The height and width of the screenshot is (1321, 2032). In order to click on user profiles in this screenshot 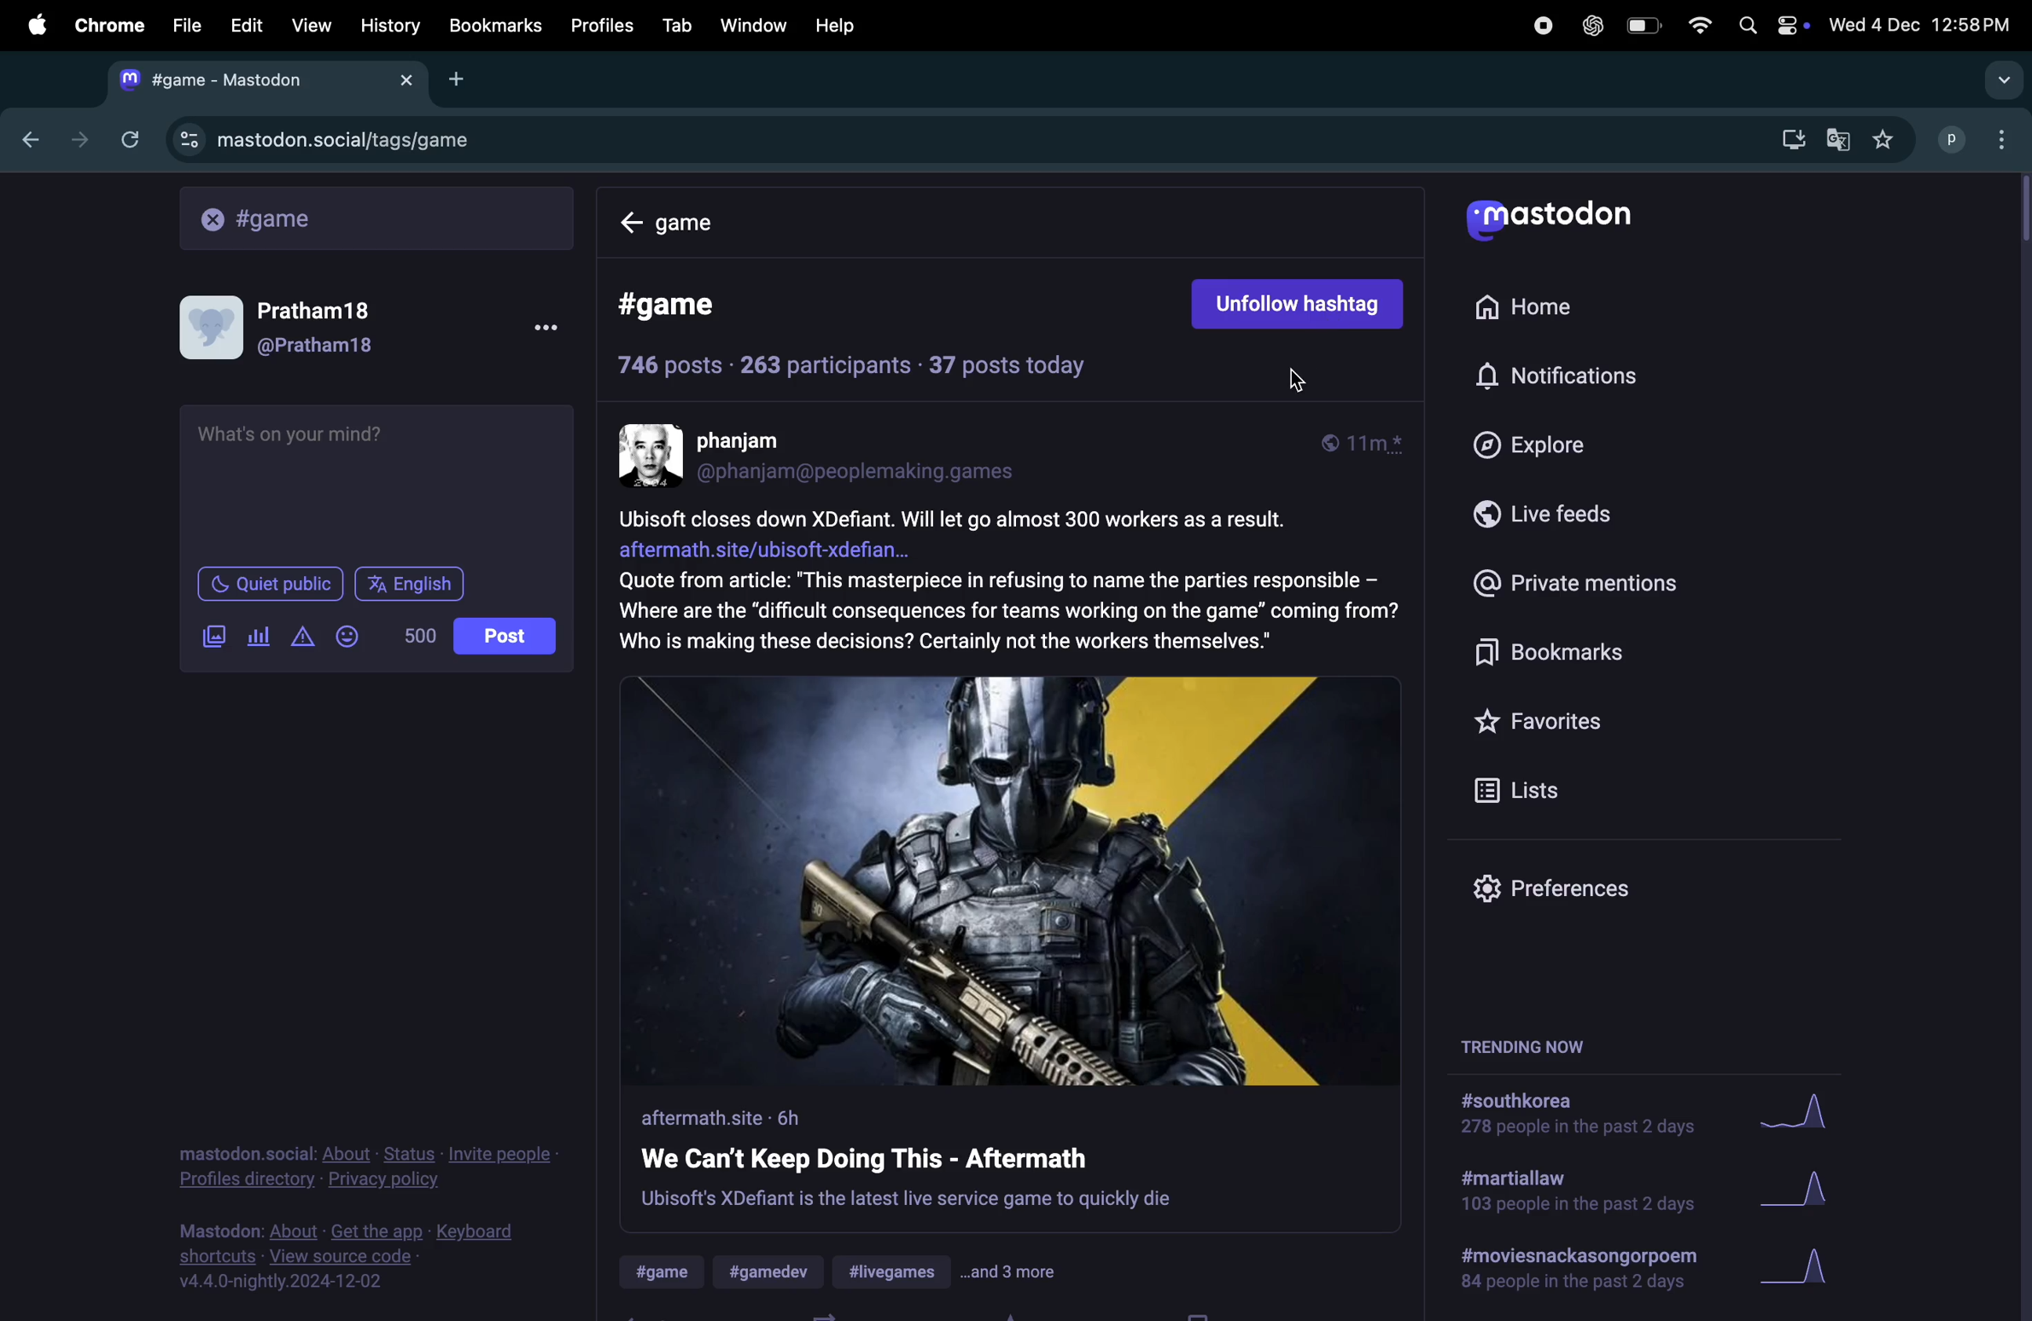, I will do `click(1974, 139)`.